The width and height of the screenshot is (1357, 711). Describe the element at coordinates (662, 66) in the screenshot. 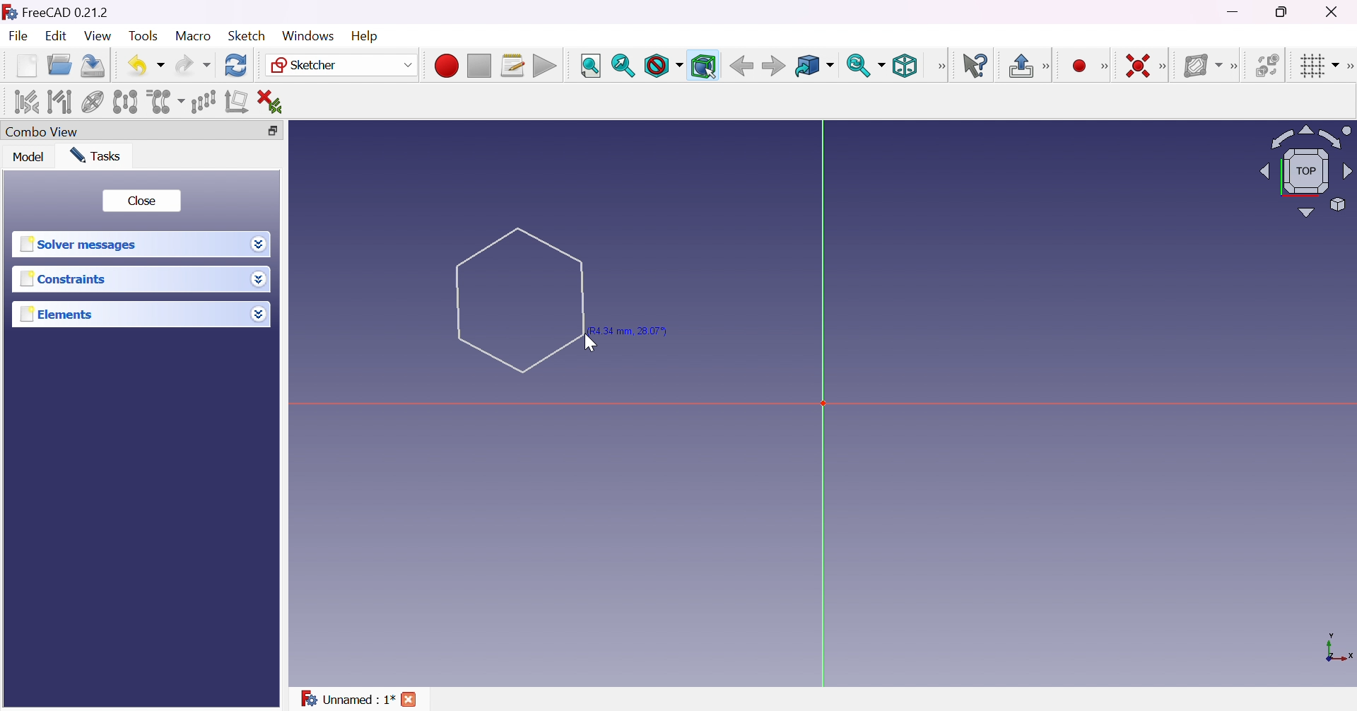

I see `Draw style` at that location.